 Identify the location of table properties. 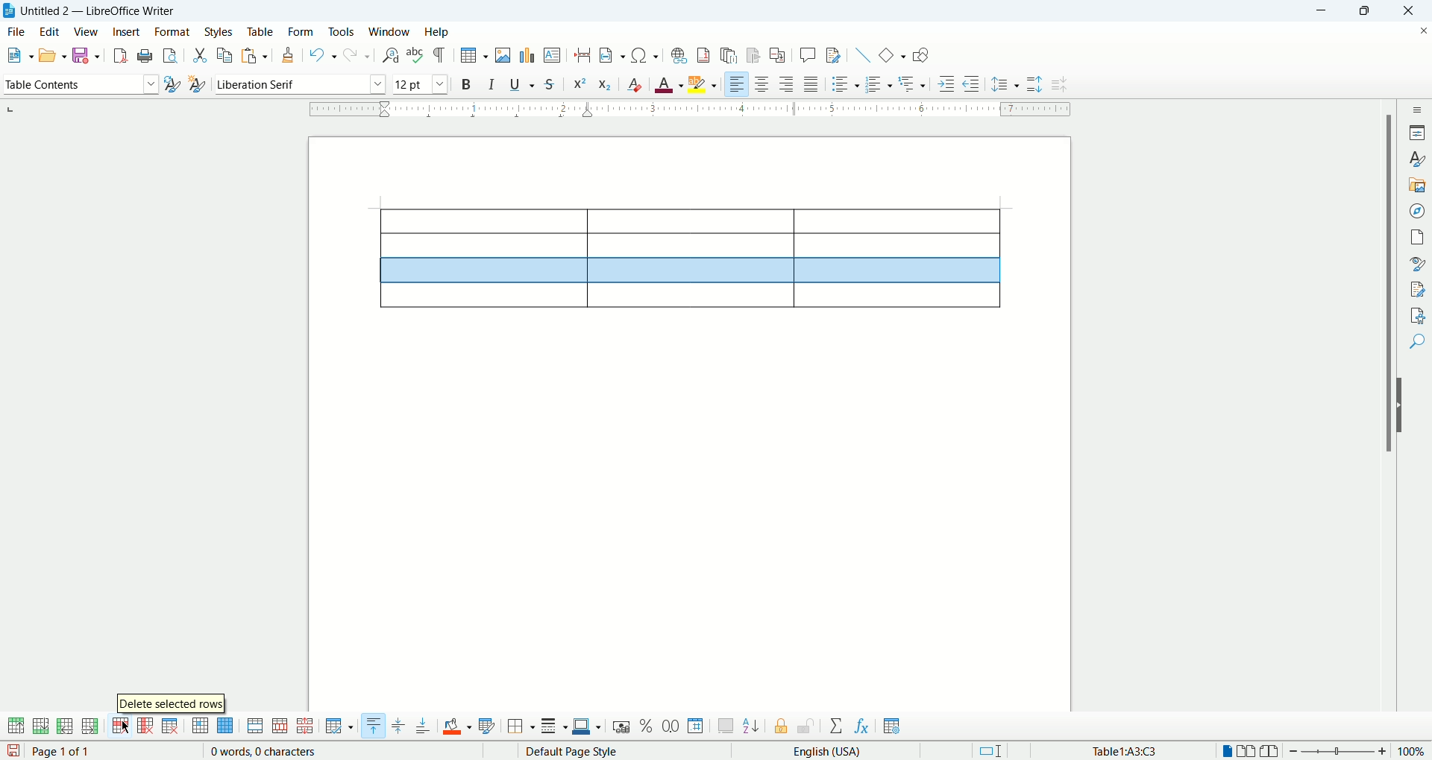
(891, 726).